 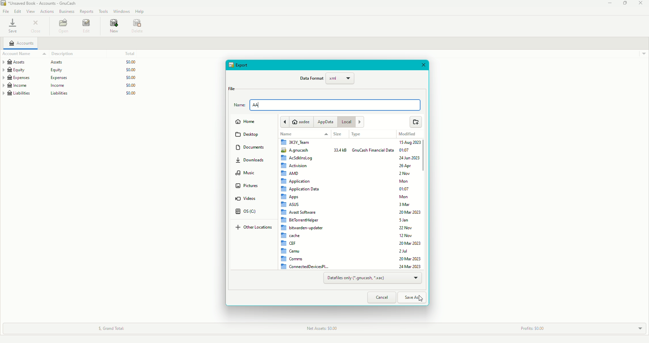 I want to click on Cancel, so click(x=381, y=297).